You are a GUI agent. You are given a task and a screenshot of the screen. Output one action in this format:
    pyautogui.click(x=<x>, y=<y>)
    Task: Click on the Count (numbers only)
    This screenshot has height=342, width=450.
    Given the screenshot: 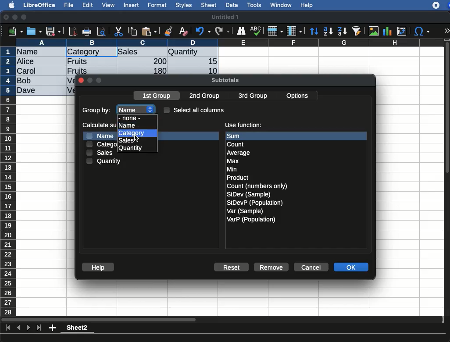 What is the action you would take?
    pyautogui.click(x=258, y=186)
    